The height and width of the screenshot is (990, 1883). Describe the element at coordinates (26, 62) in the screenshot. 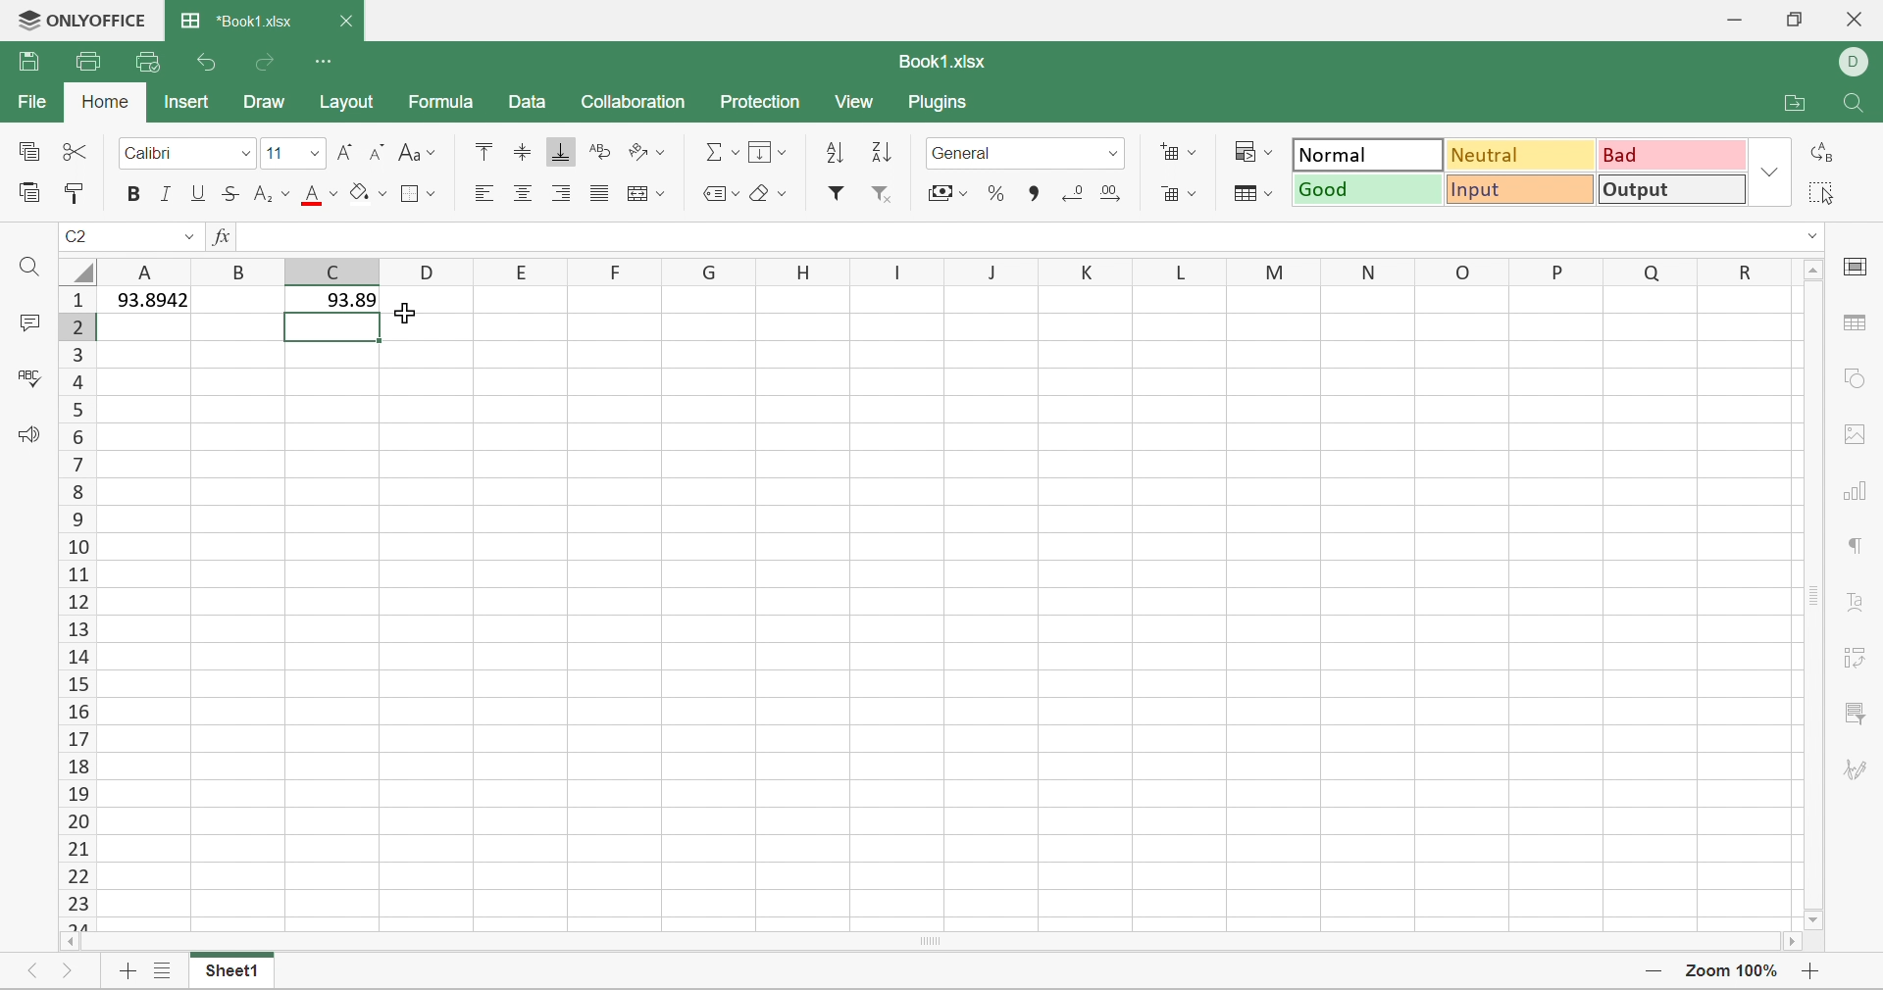

I see `Save` at that location.